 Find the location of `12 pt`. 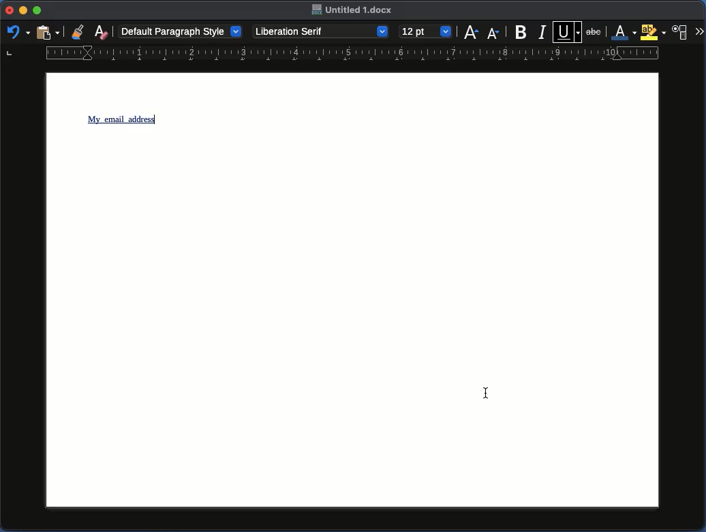

12 pt is located at coordinates (426, 31).